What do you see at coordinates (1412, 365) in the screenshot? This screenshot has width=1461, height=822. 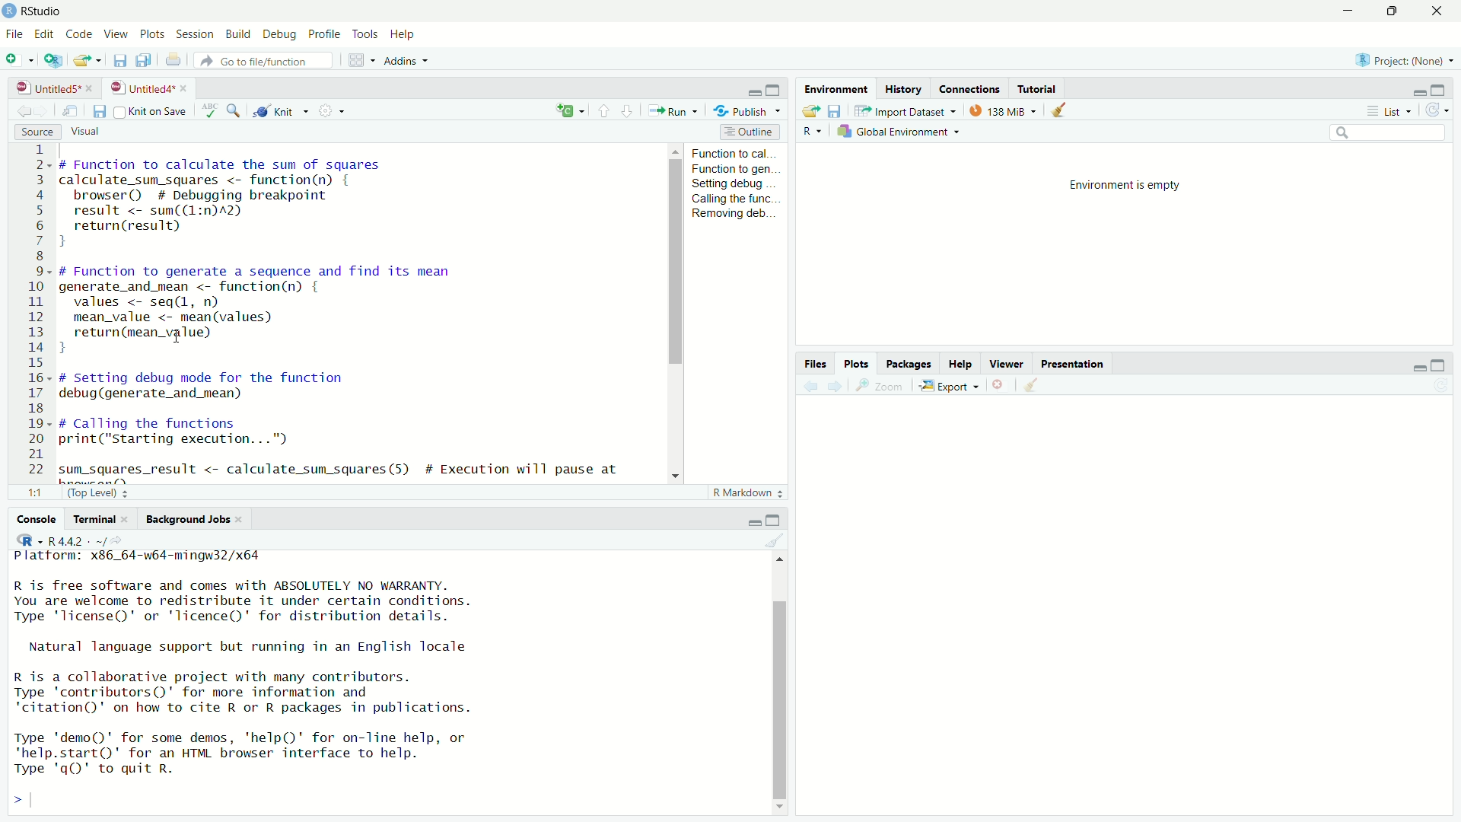 I see `minimize` at bounding box center [1412, 365].